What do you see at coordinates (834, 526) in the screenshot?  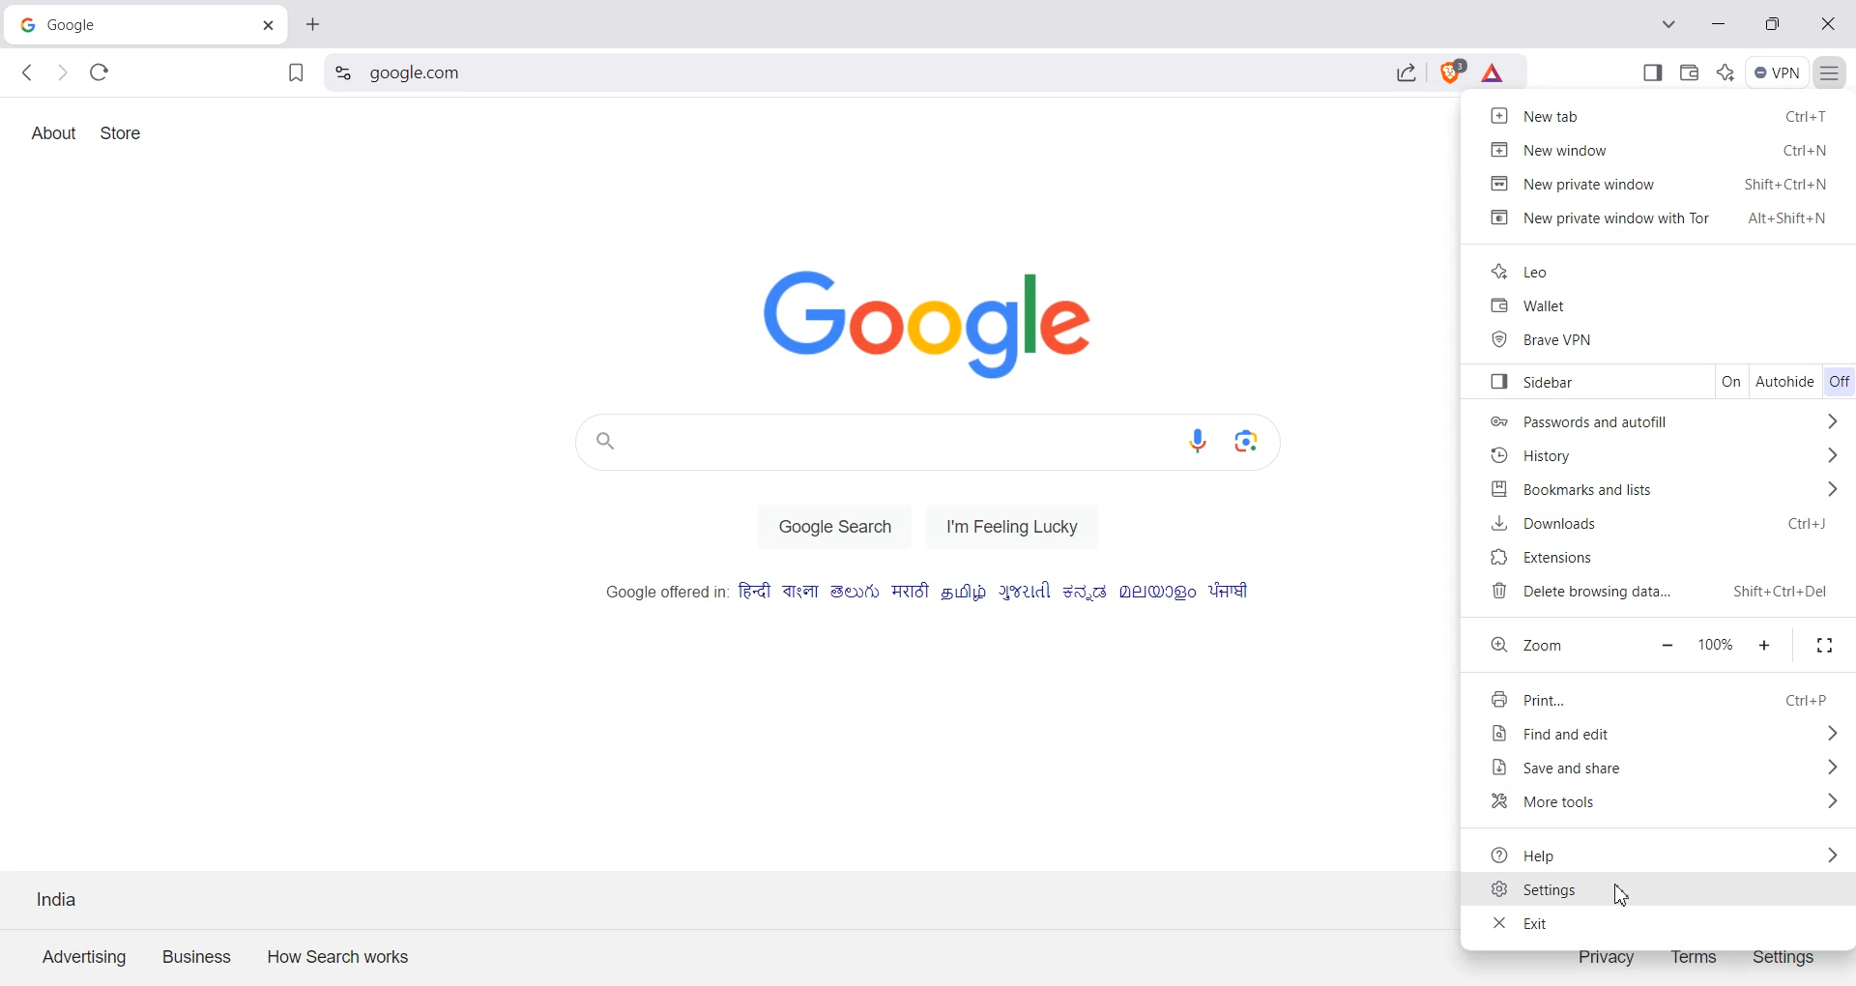 I see `Google Search` at bounding box center [834, 526].